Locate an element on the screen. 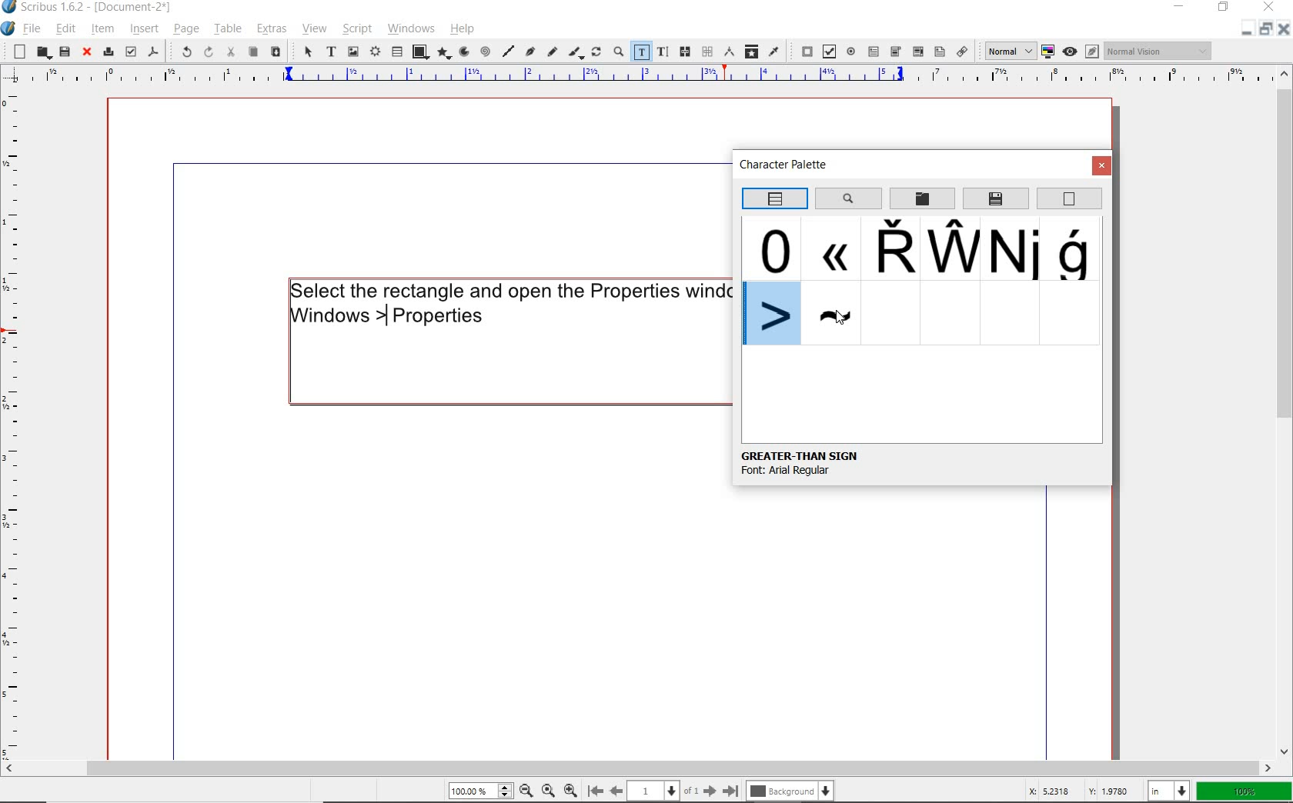 Image resolution: width=1293 pixels, height=803 pixels. of 1 is located at coordinates (691, 790).